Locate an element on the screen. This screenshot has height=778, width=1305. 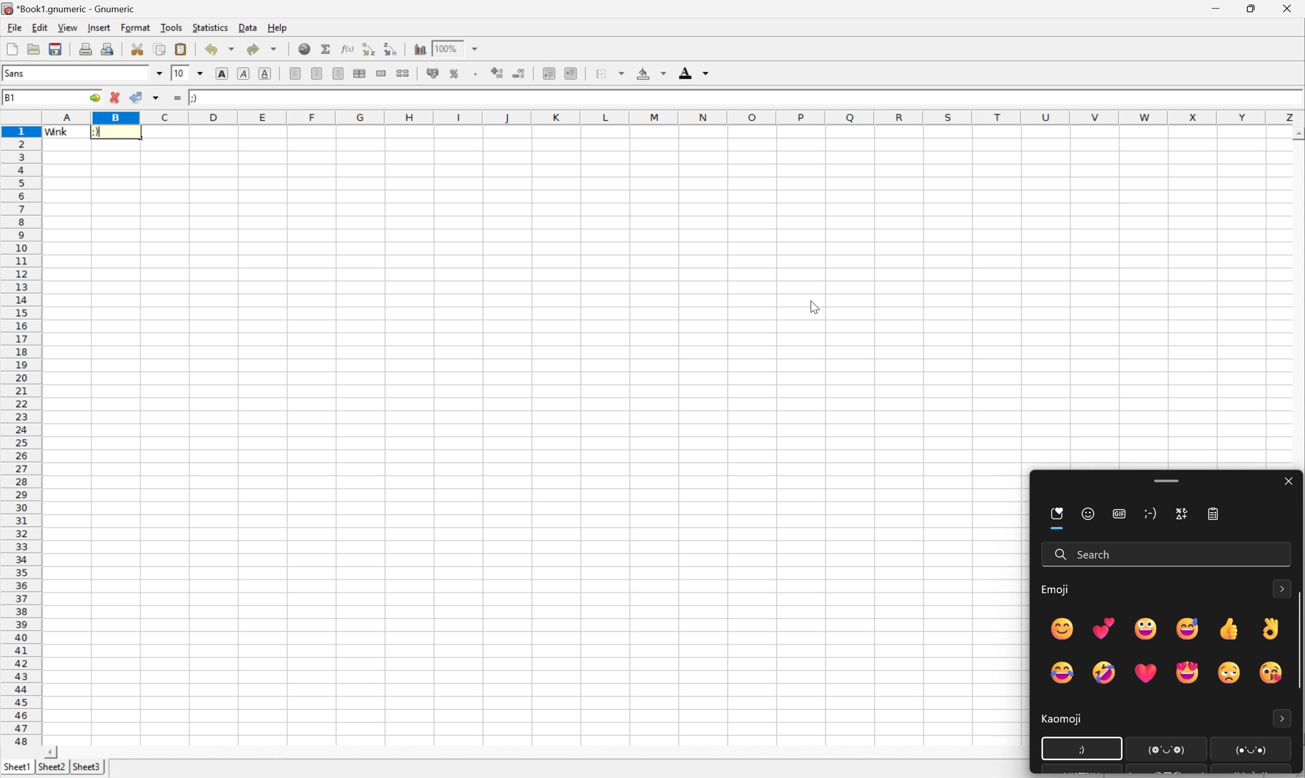
view is located at coordinates (66, 28).